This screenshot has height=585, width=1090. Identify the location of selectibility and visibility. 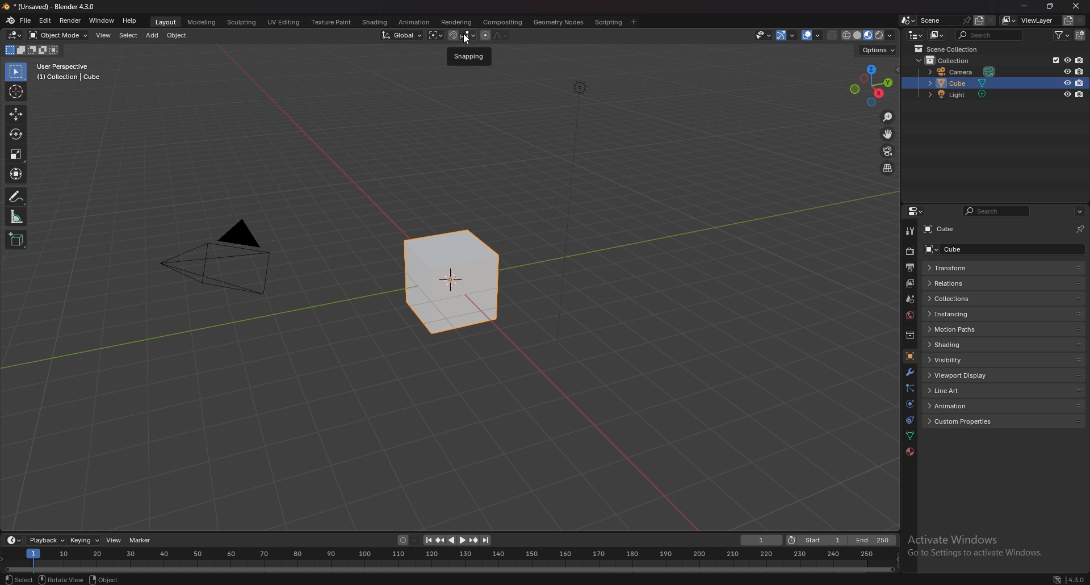
(764, 36).